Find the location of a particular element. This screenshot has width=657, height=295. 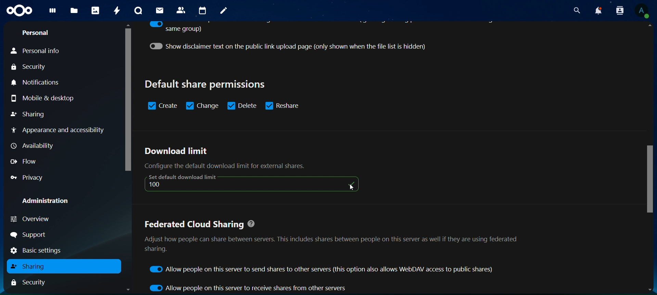

notifications is located at coordinates (41, 83).